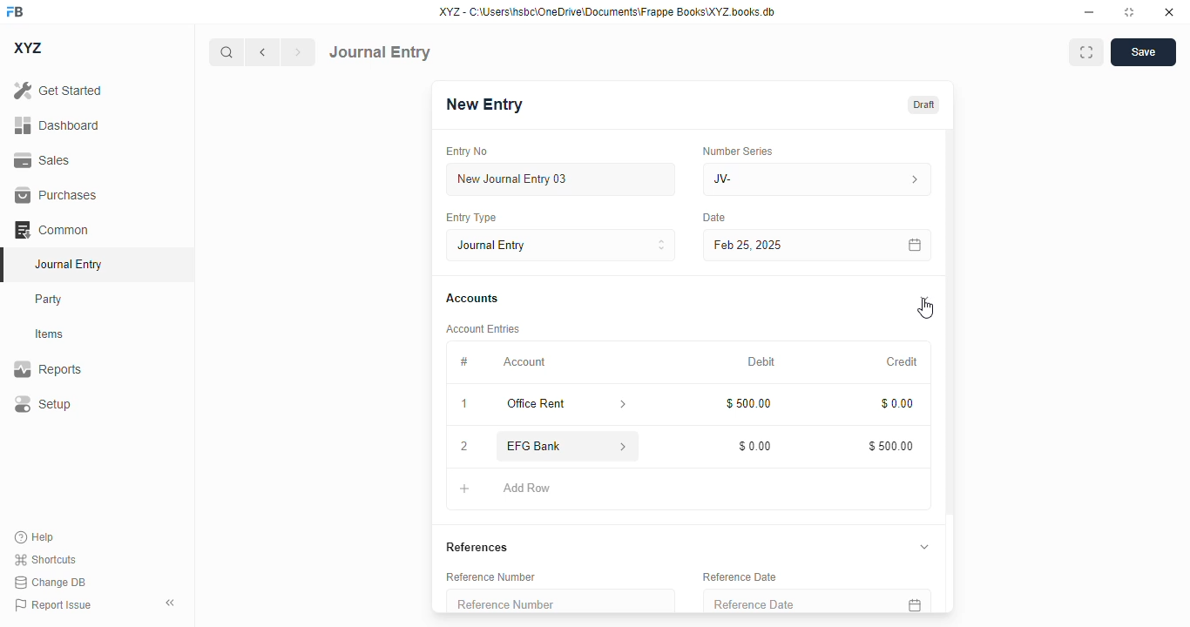 This screenshot has width=1190, height=627. Describe the element at coordinates (923, 546) in the screenshot. I see `toggle expand/collapse` at that location.